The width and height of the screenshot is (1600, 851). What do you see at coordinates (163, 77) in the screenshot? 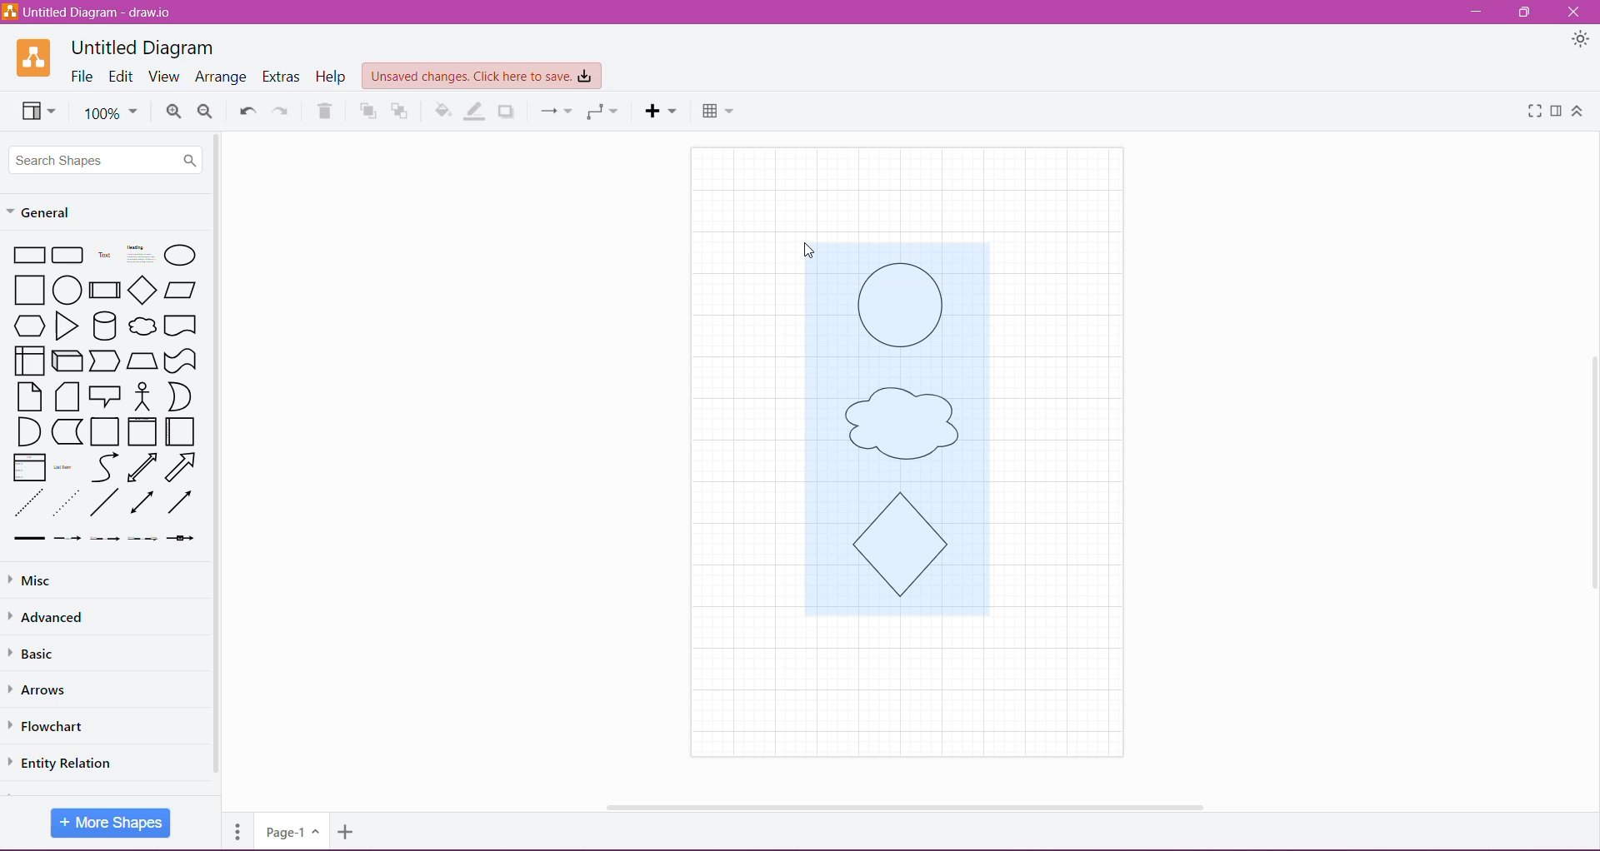
I see `View` at bounding box center [163, 77].